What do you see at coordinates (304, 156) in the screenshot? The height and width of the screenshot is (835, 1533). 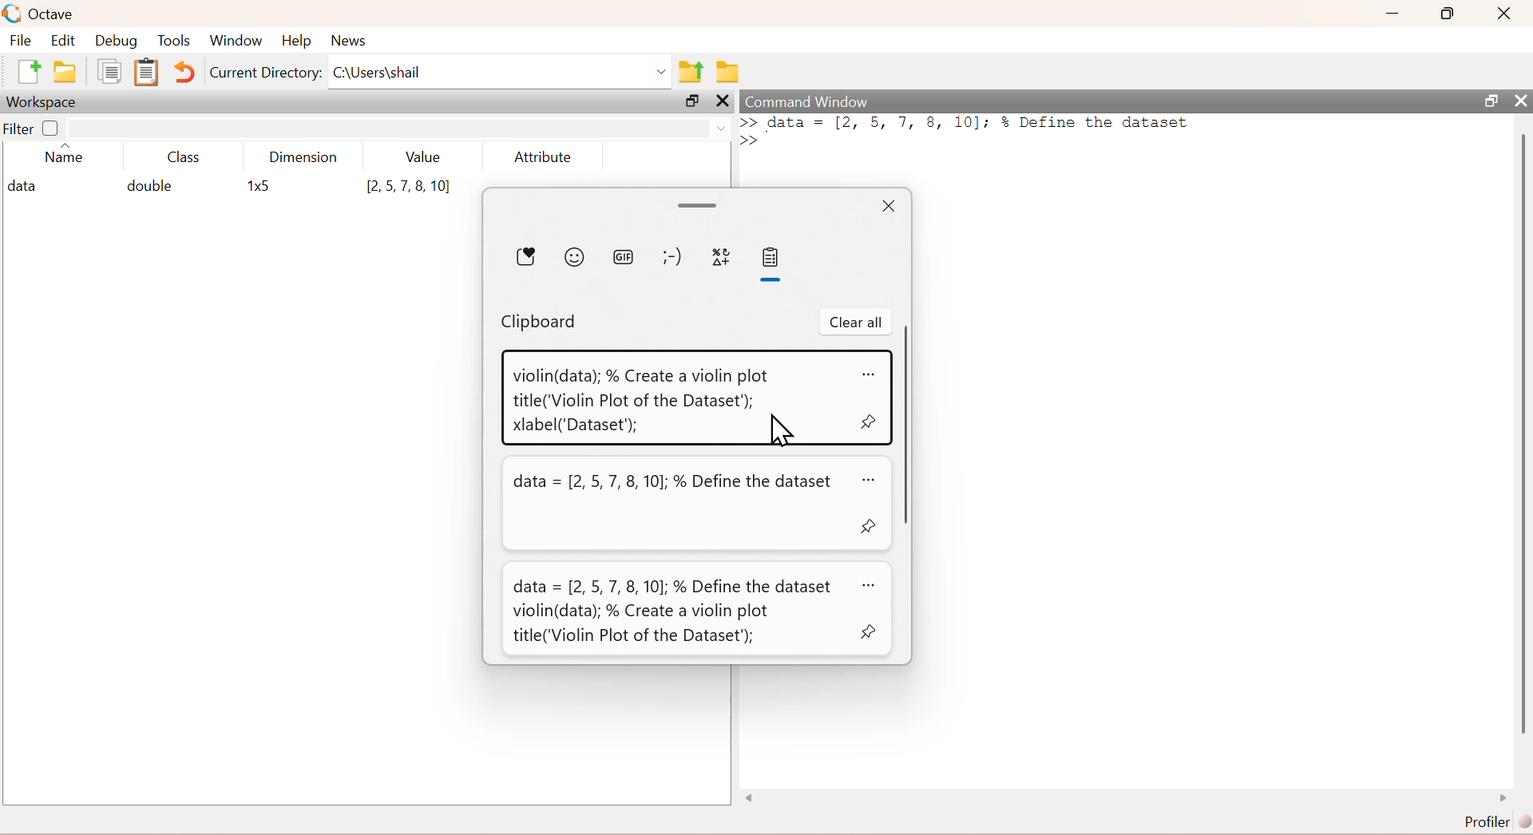 I see `dimensions` at bounding box center [304, 156].